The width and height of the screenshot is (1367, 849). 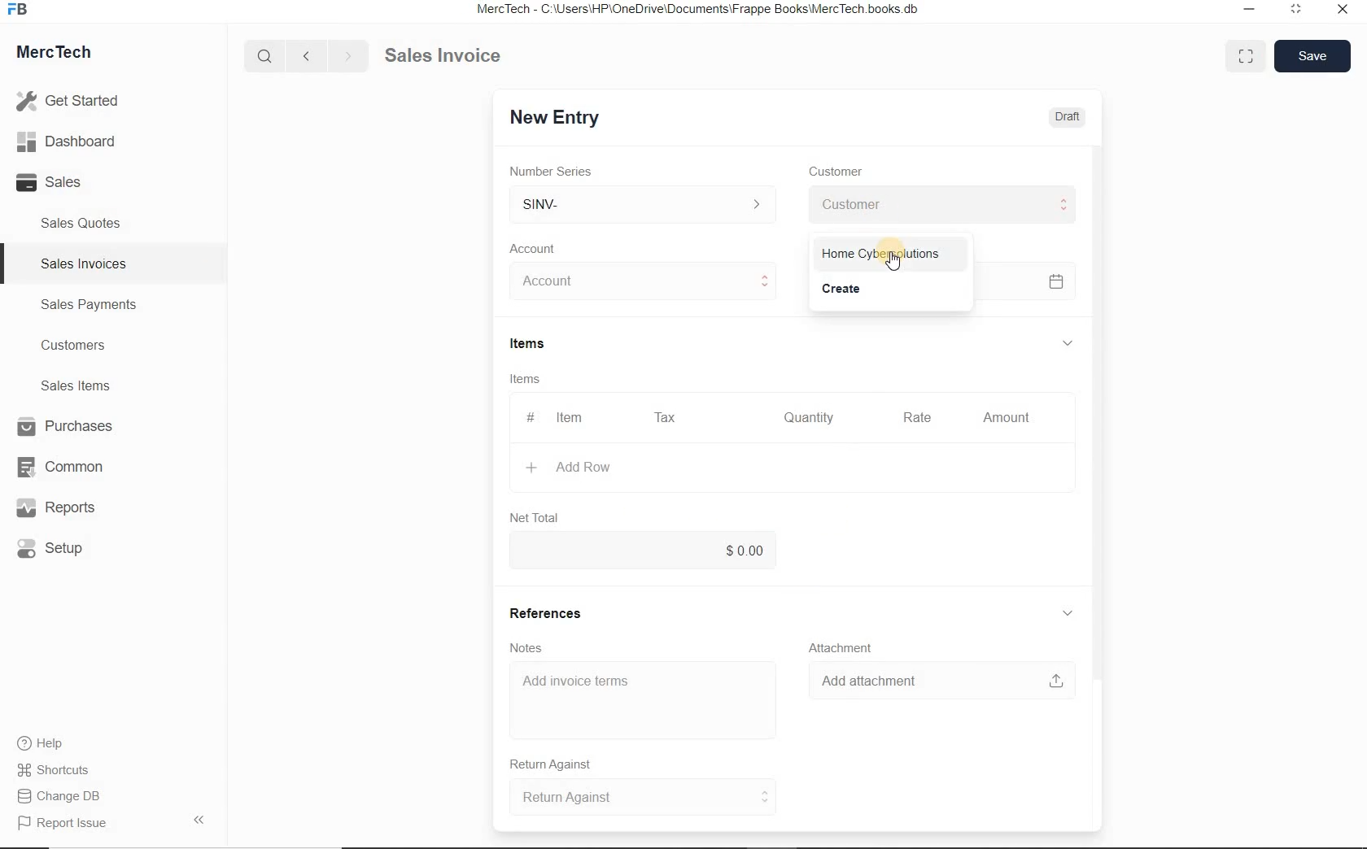 I want to click on Customers, so click(x=88, y=346).